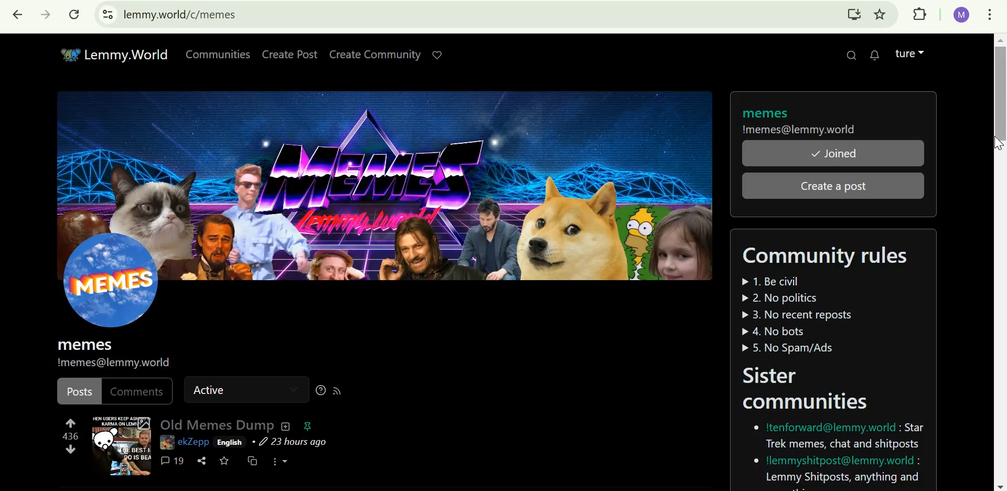 The image size is (1007, 491). Describe the element at coordinates (961, 15) in the screenshot. I see `Google account` at that location.